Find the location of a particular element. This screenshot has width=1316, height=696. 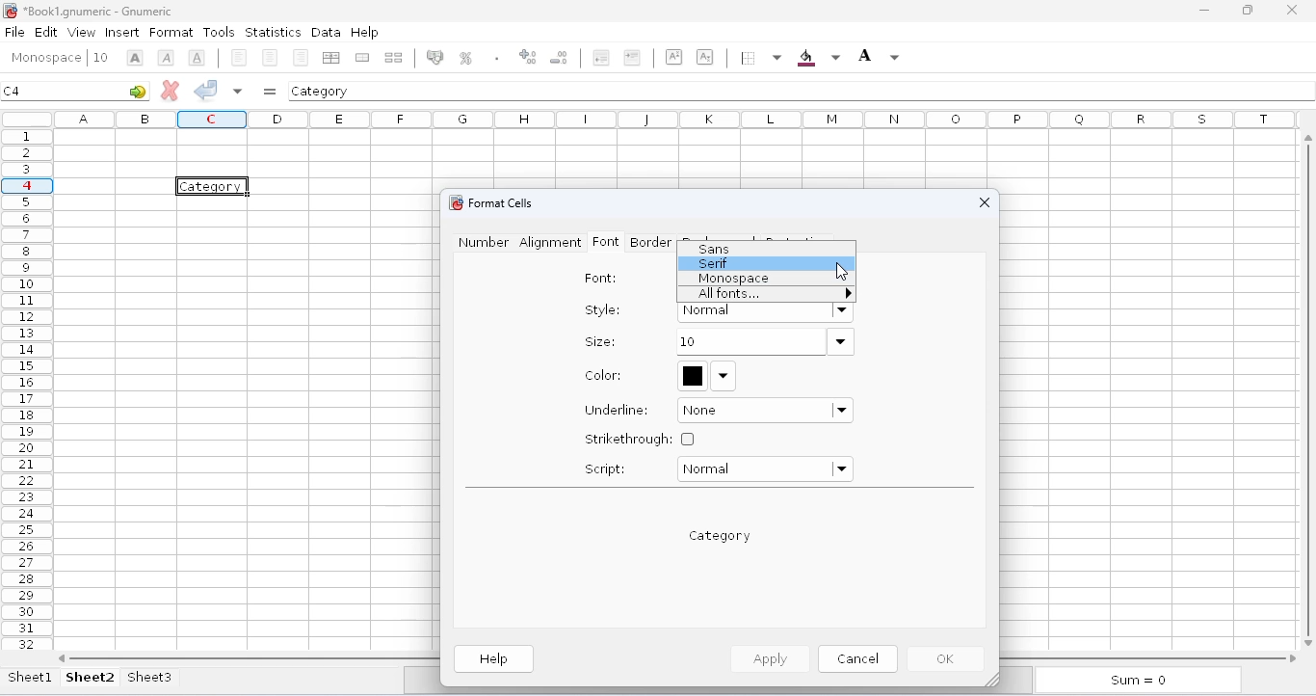

cancel change is located at coordinates (171, 90).